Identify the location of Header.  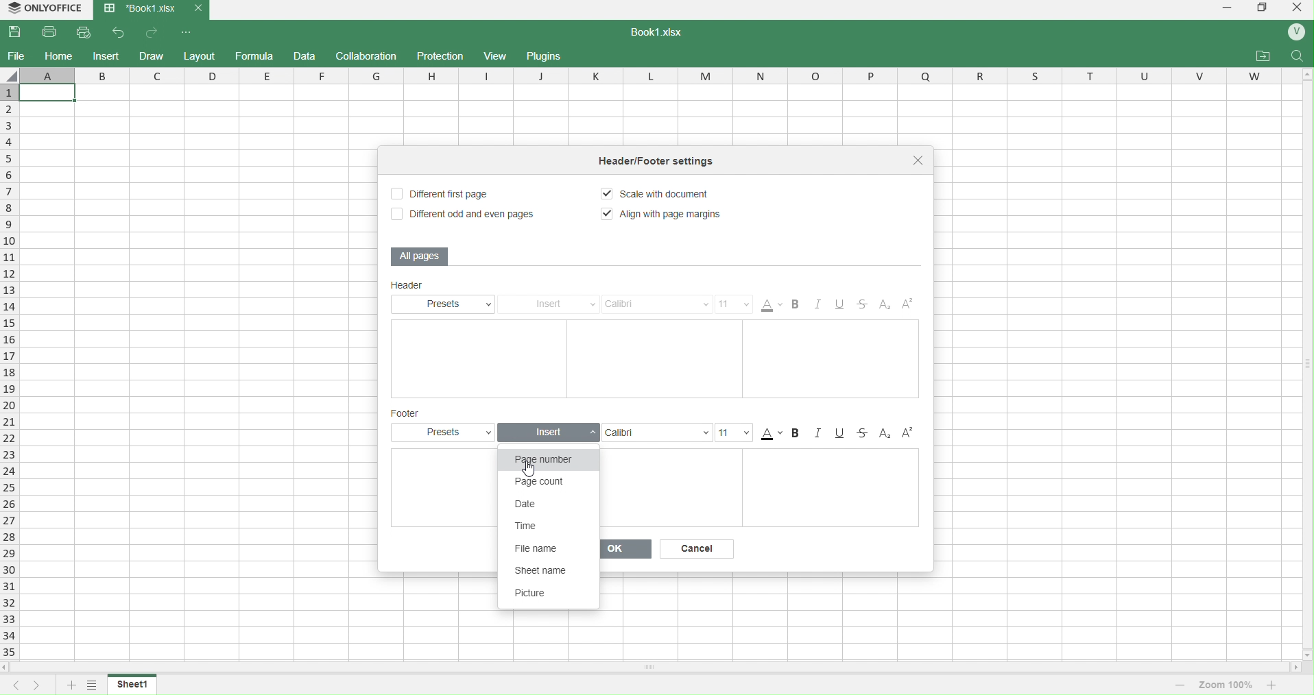
(438, 286).